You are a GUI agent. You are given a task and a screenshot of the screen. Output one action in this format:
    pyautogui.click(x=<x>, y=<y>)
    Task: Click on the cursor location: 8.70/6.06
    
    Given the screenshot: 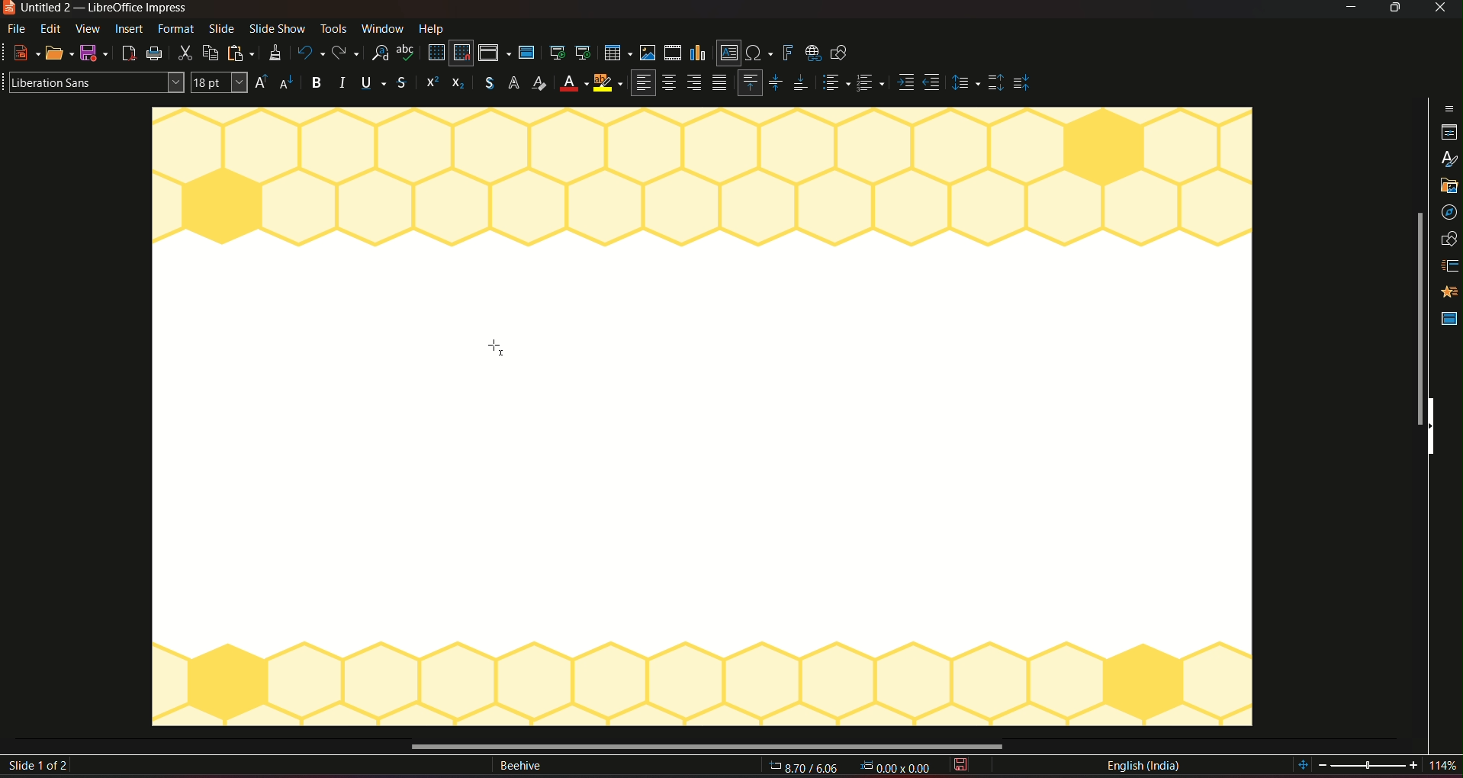 What is the action you would take?
    pyautogui.click(x=805, y=770)
    